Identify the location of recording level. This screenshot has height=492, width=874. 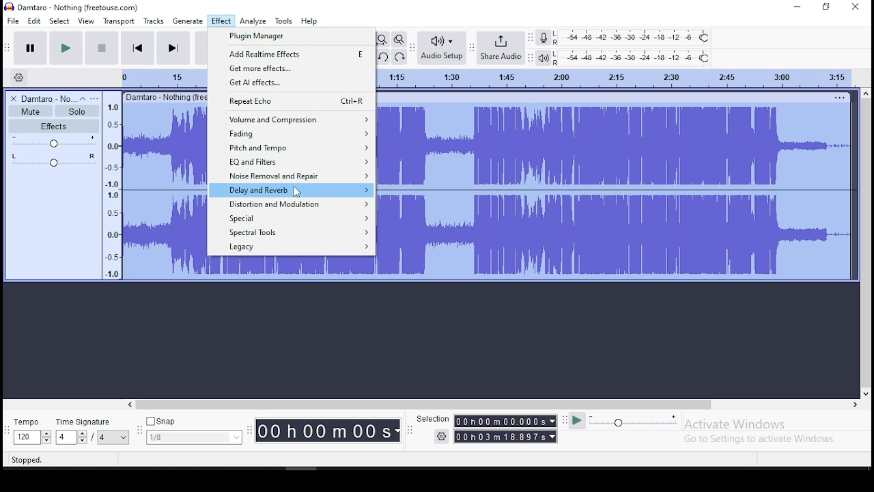
(632, 38).